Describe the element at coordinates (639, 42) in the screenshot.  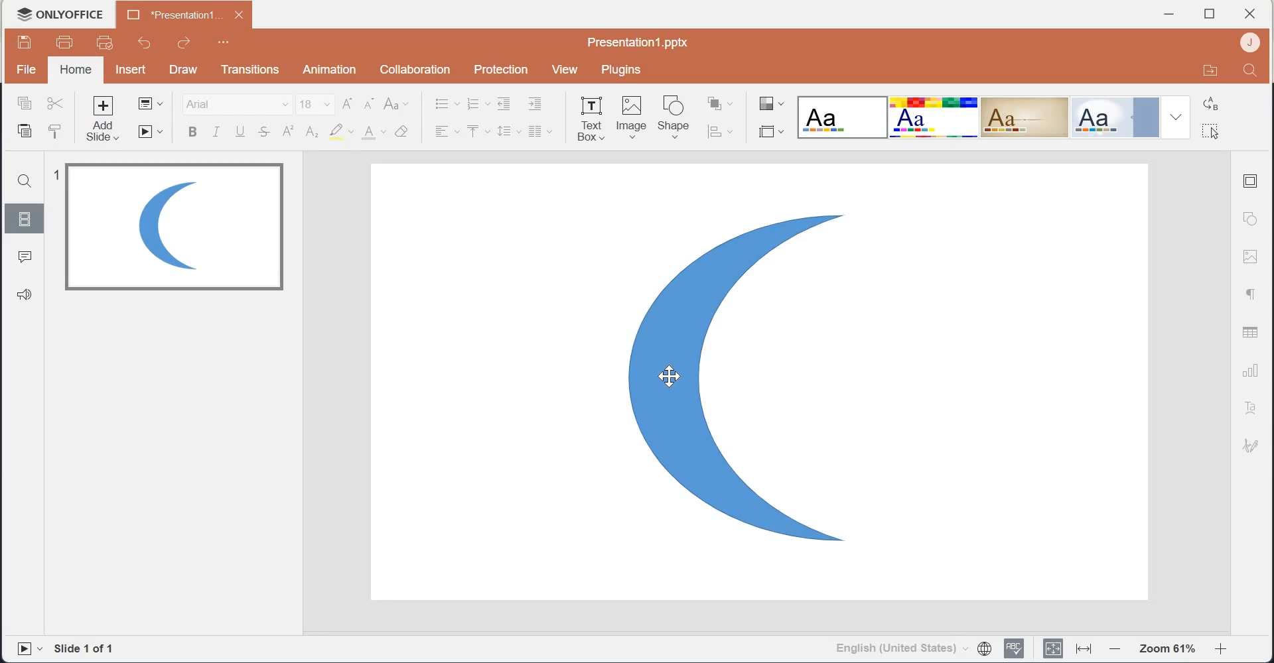
I see `Presentation1.pptx` at that location.